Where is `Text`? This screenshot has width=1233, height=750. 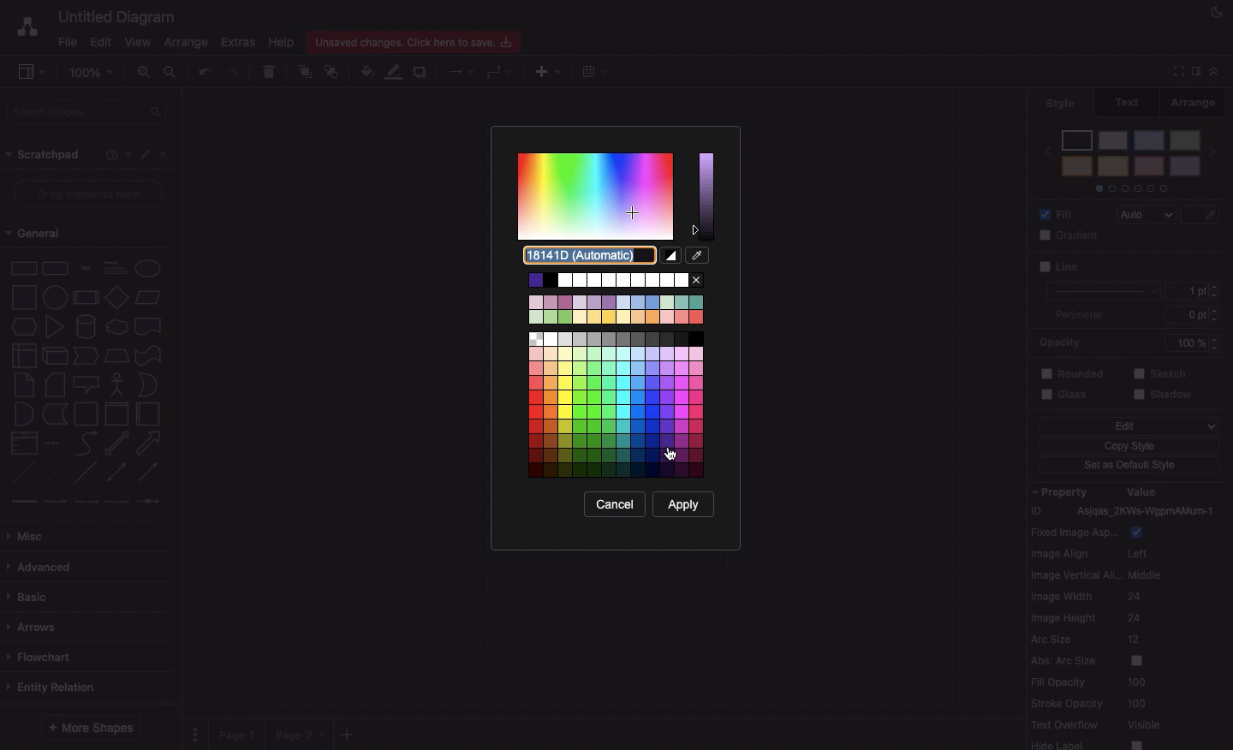 Text is located at coordinates (1133, 101).